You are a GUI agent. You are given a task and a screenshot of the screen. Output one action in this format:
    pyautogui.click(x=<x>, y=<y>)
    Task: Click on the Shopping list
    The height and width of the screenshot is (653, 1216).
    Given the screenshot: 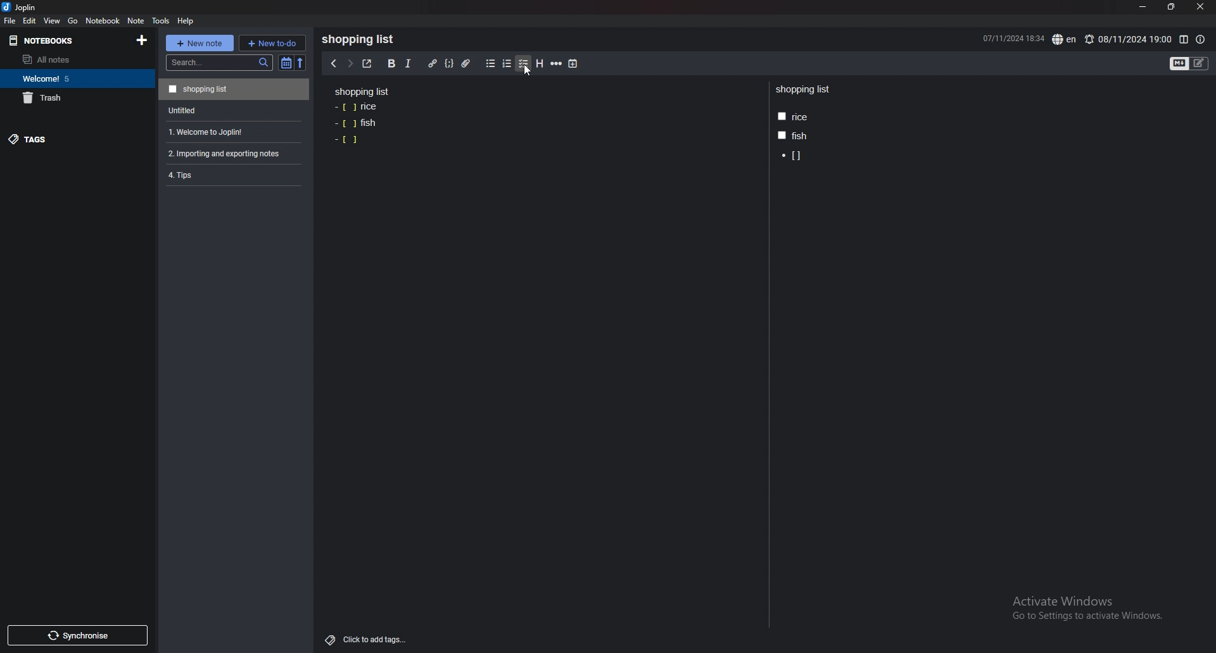 What is the action you would take?
    pyautogui.click(x=362, y=91)
    